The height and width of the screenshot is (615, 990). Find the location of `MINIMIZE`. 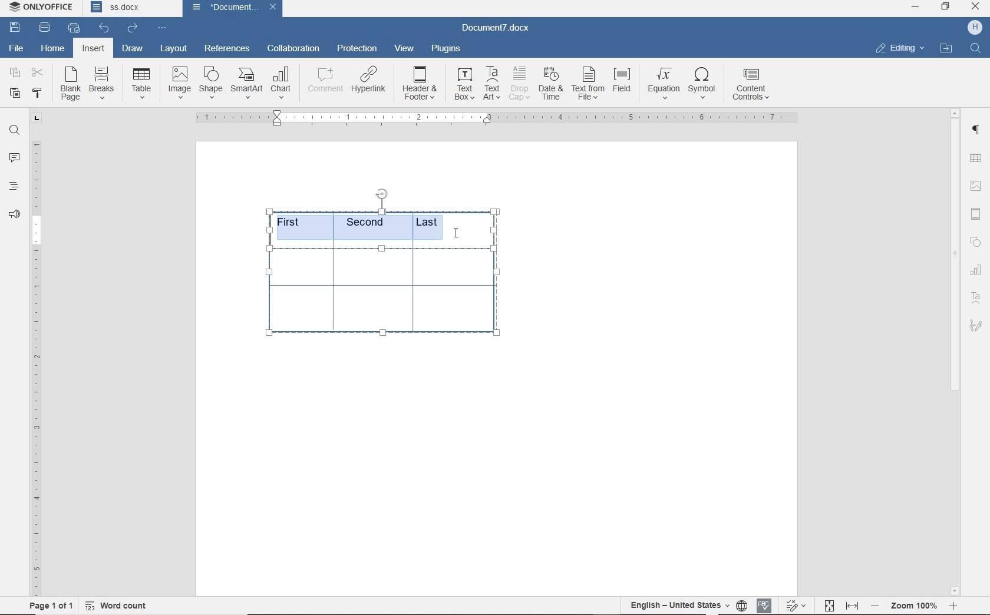

MINIMIZE is located at coordinates (916, 6).